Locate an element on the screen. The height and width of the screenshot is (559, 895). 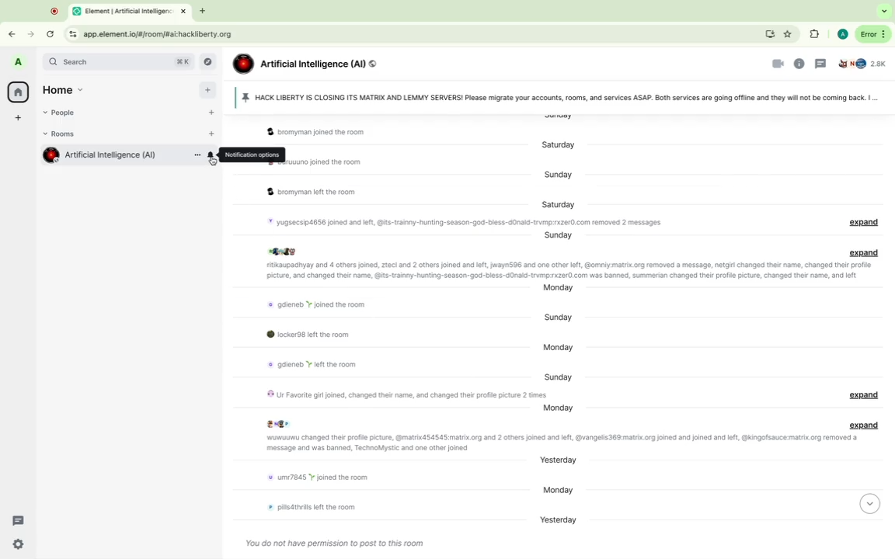
profile pictures is located at coordinates (284, 251).